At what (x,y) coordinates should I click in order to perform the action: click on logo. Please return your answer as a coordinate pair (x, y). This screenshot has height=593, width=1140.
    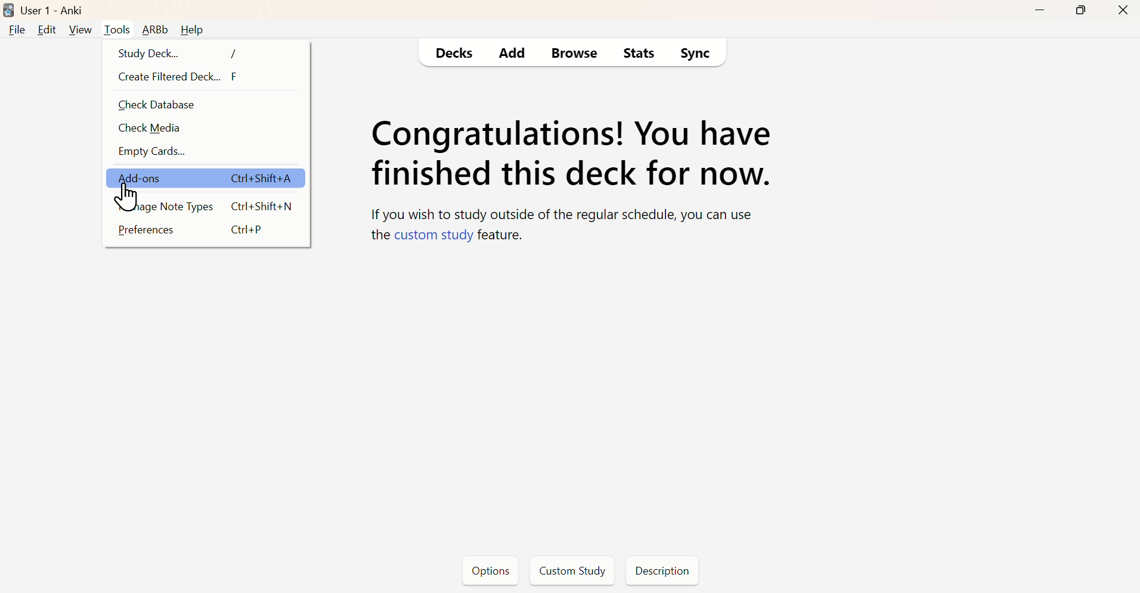
    Looking at the image, I should click on (8, 10).